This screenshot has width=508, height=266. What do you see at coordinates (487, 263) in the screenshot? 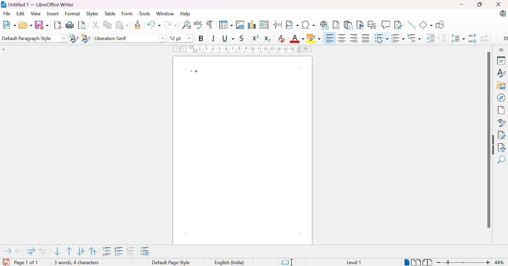
I see `Zoom in` at bounding box center [487, 263].